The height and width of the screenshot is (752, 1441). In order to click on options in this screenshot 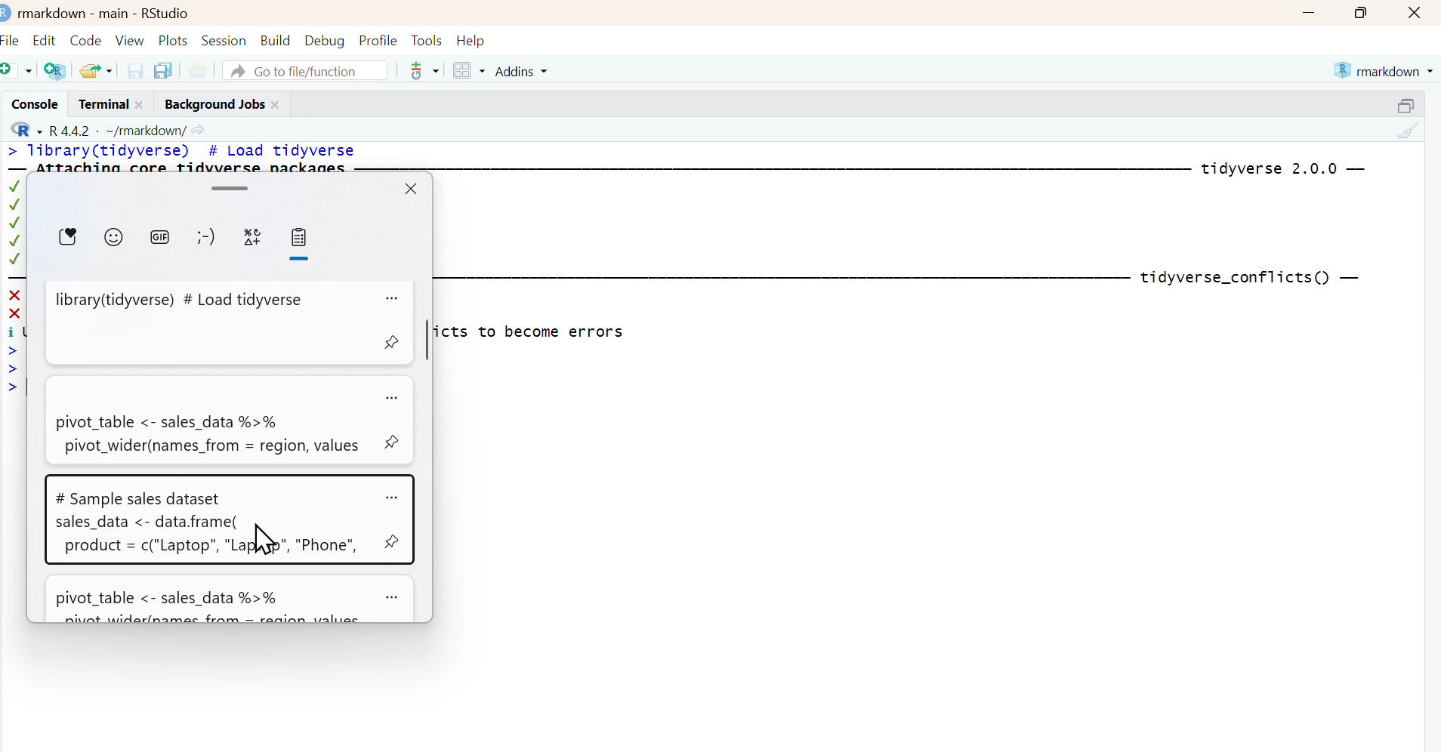, I will do `click(393, 597)`.